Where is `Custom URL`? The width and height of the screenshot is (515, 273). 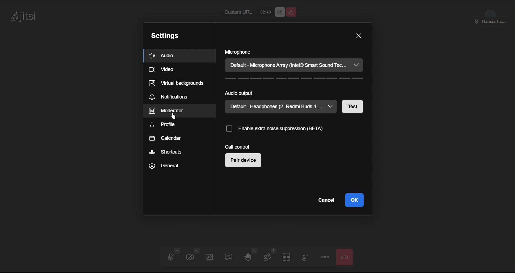
Custom URL is located at coordinates (237, 12).